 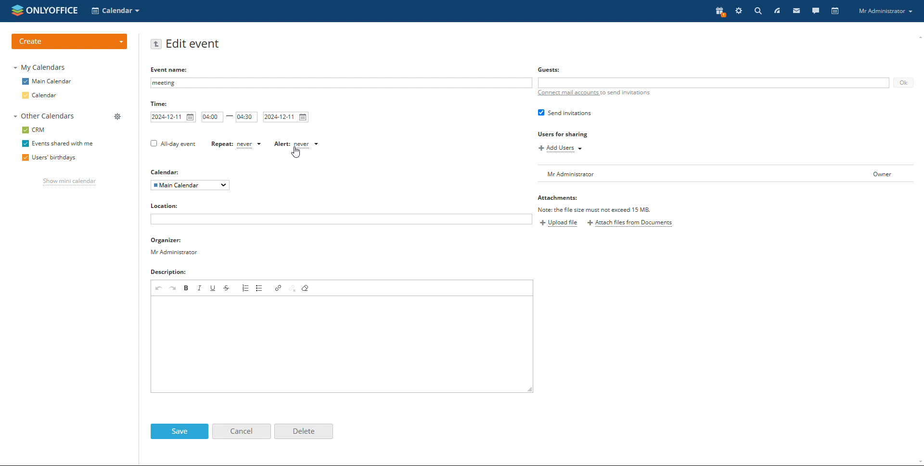 I want to click on attach files from documents, so click(x=631, y=223).